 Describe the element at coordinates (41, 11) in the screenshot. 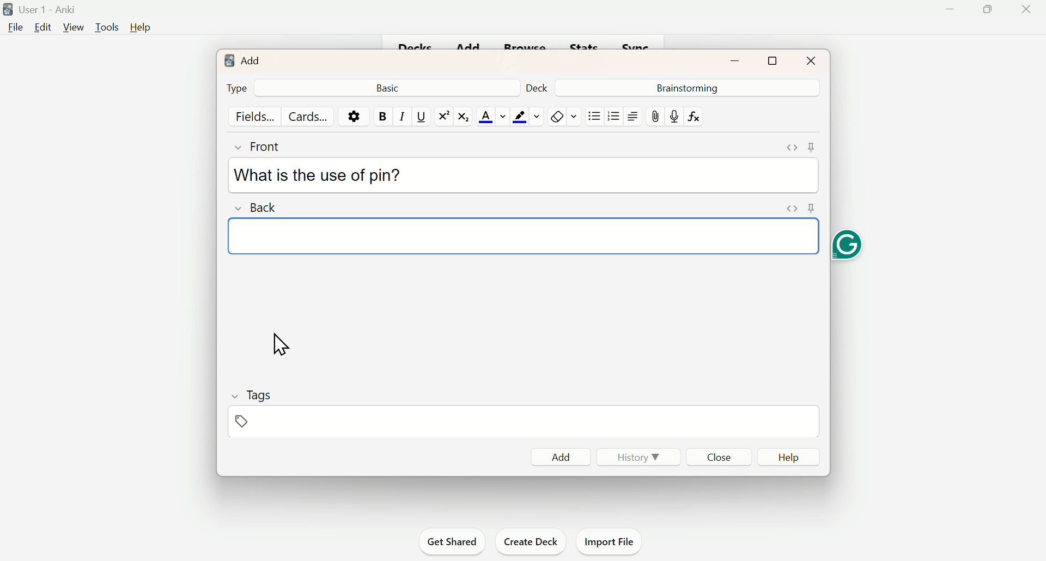

I see `User 1 - Anki` at that location.